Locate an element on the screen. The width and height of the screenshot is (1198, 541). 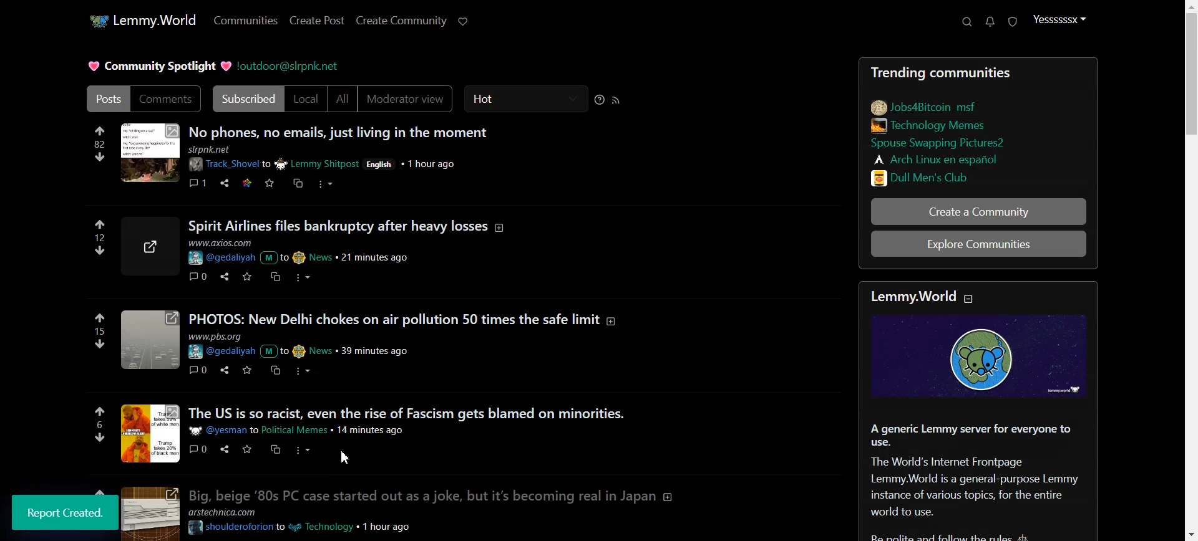
comments is located at coordinates (199, 449).